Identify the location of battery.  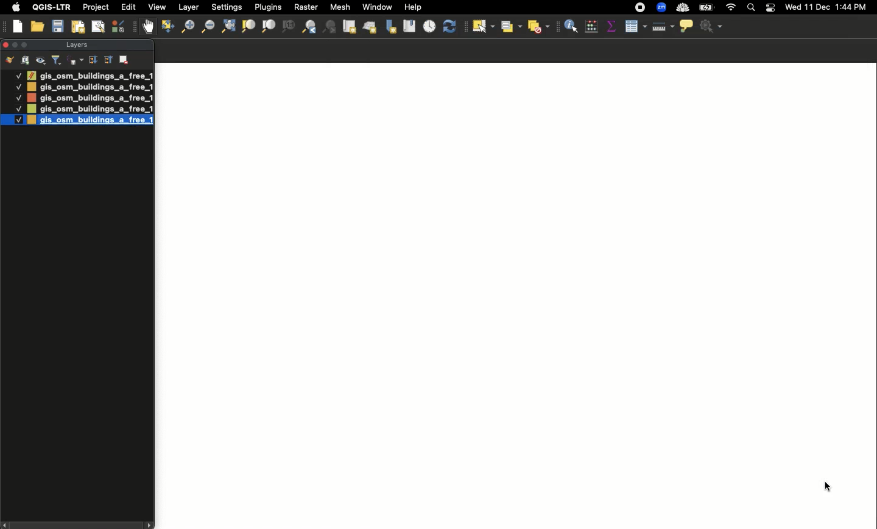
(709, 7).